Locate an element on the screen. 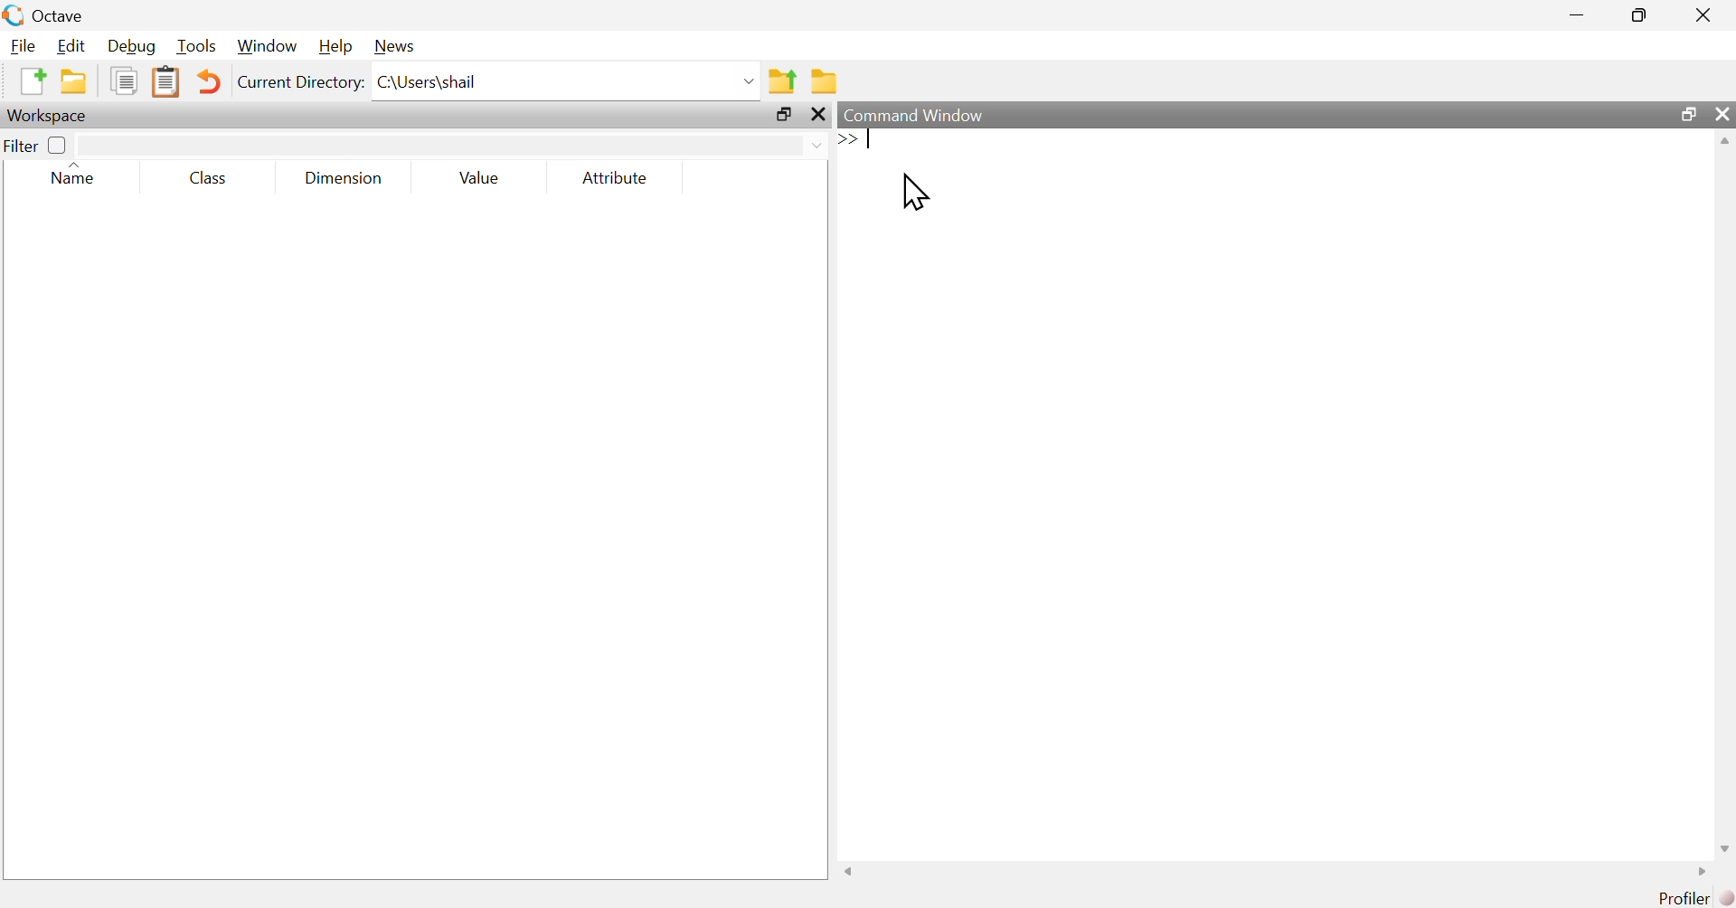 Image resolution: width=1736 pixels, height=908 pixels. maximize is located at coordinates (1640, 14).